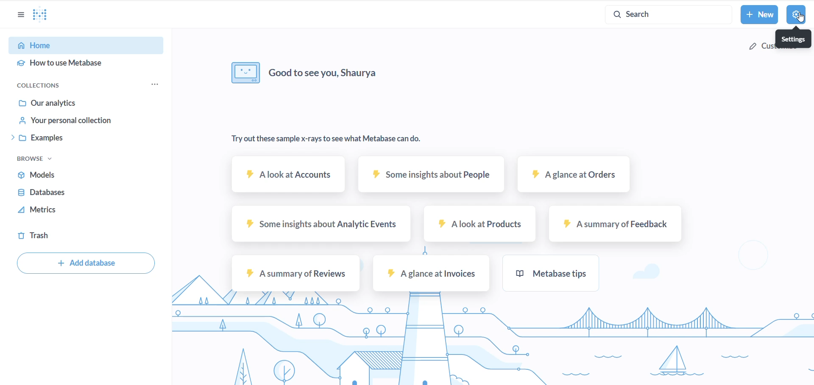 This screenshot has width=814, height=385. I want to click on DATABASE, so click(57, 193).